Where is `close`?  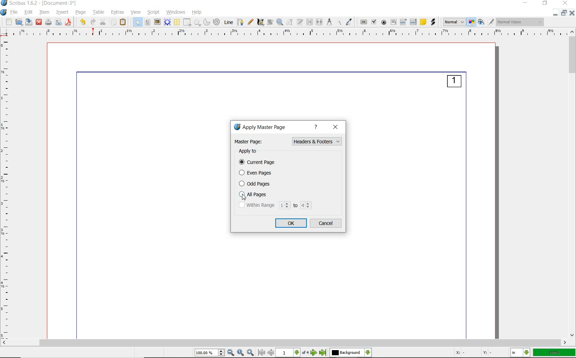
close is located at coordinates (573, 13).